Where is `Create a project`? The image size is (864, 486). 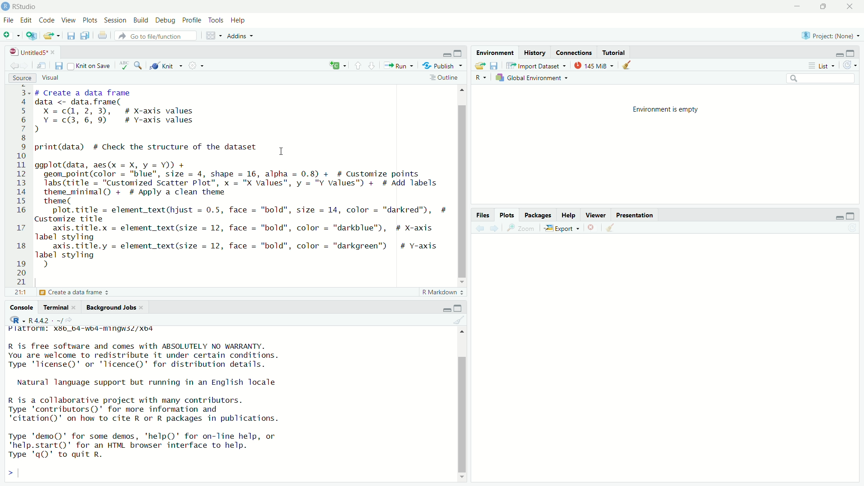 Create a project is located at coordinates (32, 36).